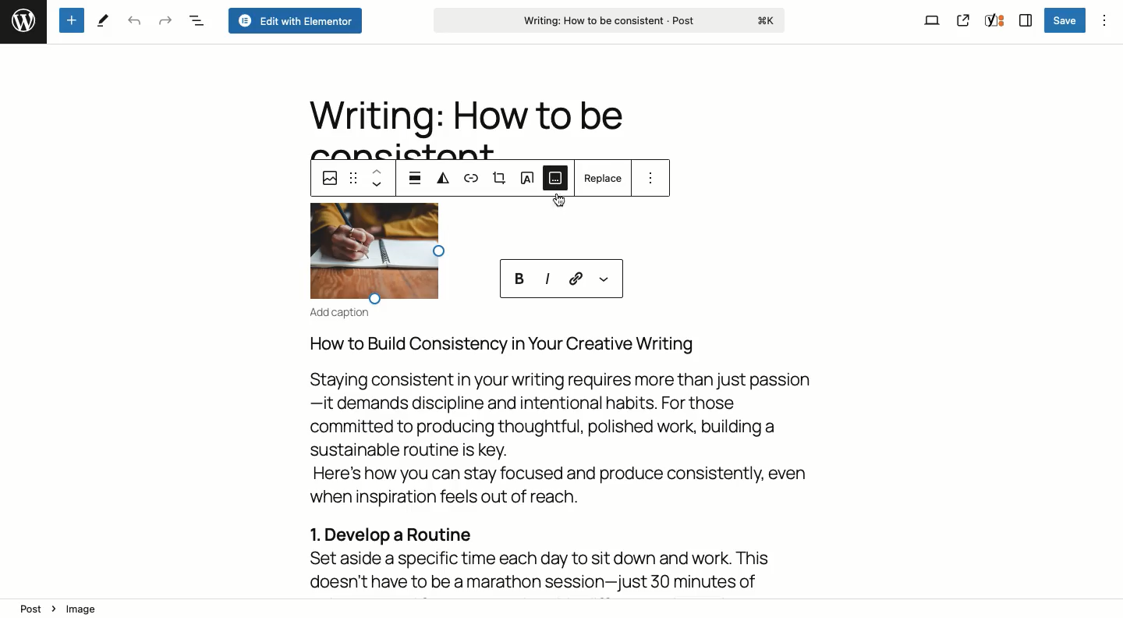 This screenshot has width=1123, height=618. I want to click on post, so click(31, 609).